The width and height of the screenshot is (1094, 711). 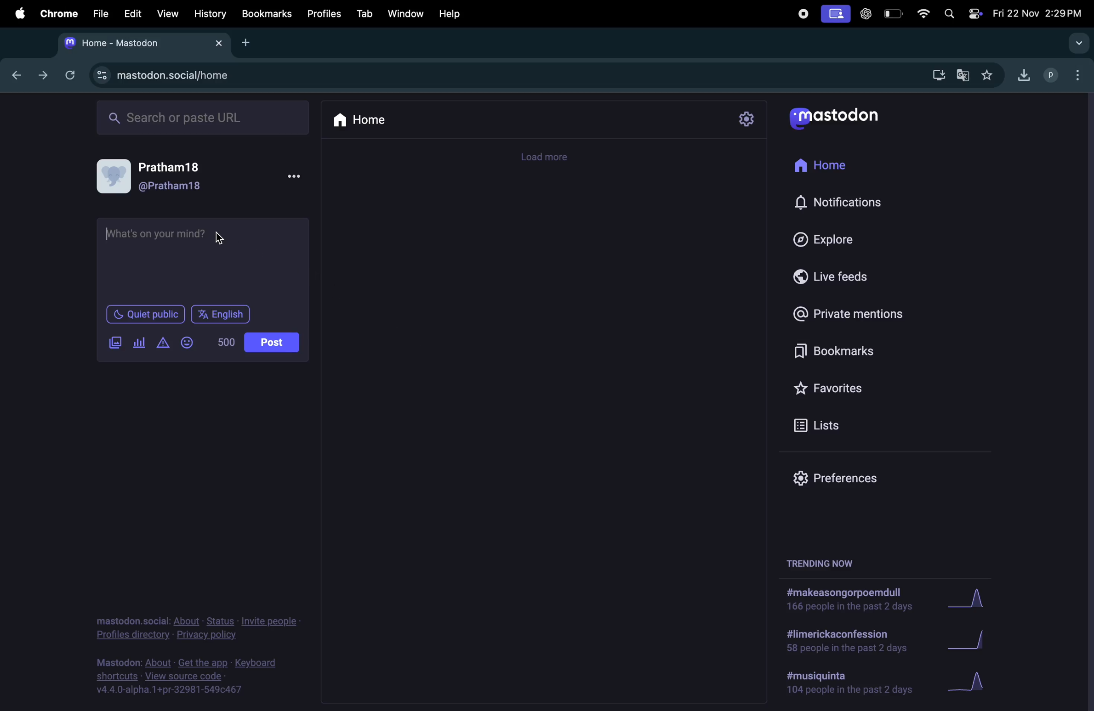 I want to click on record, so click(x=802, y=13).